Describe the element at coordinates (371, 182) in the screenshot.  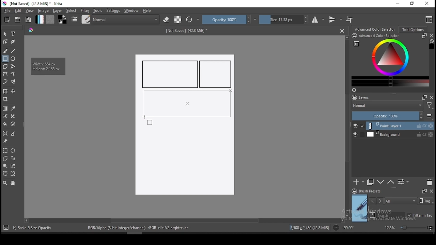
I see `duplicate layer` at that location.